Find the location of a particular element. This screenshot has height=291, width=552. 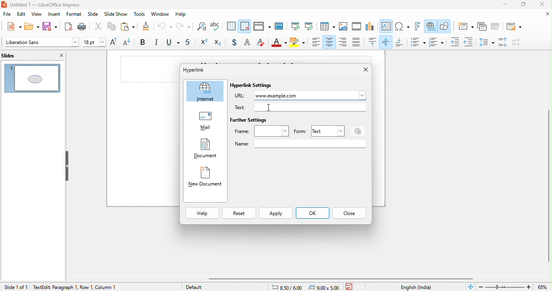

justified is located at coordinates (357, 42).